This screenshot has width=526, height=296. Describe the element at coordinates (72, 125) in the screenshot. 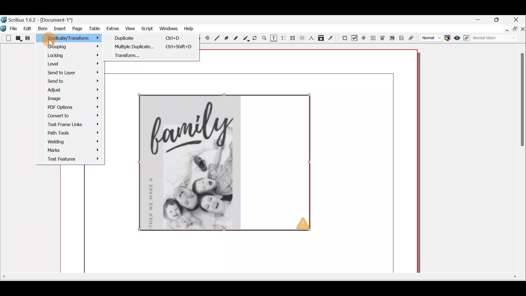

I see `Text frame links` at that location.